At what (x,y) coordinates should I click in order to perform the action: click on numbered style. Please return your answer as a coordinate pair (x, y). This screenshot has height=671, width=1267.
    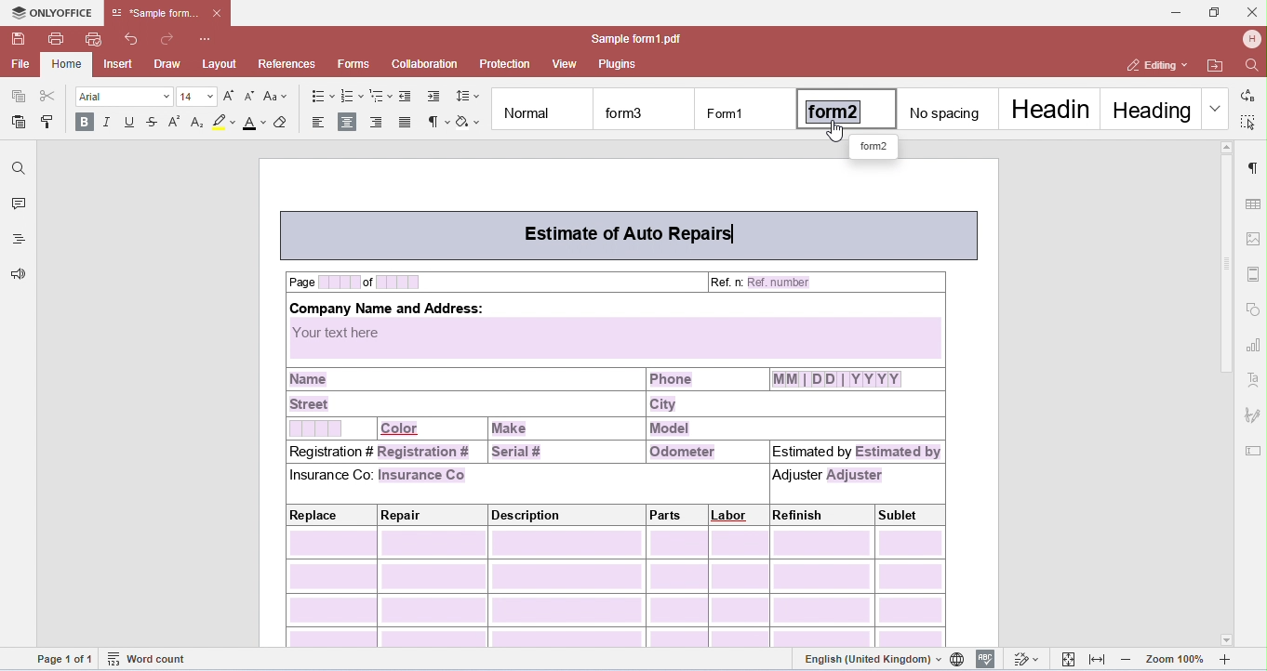
    Looking at the image, I should click on (353, 96).